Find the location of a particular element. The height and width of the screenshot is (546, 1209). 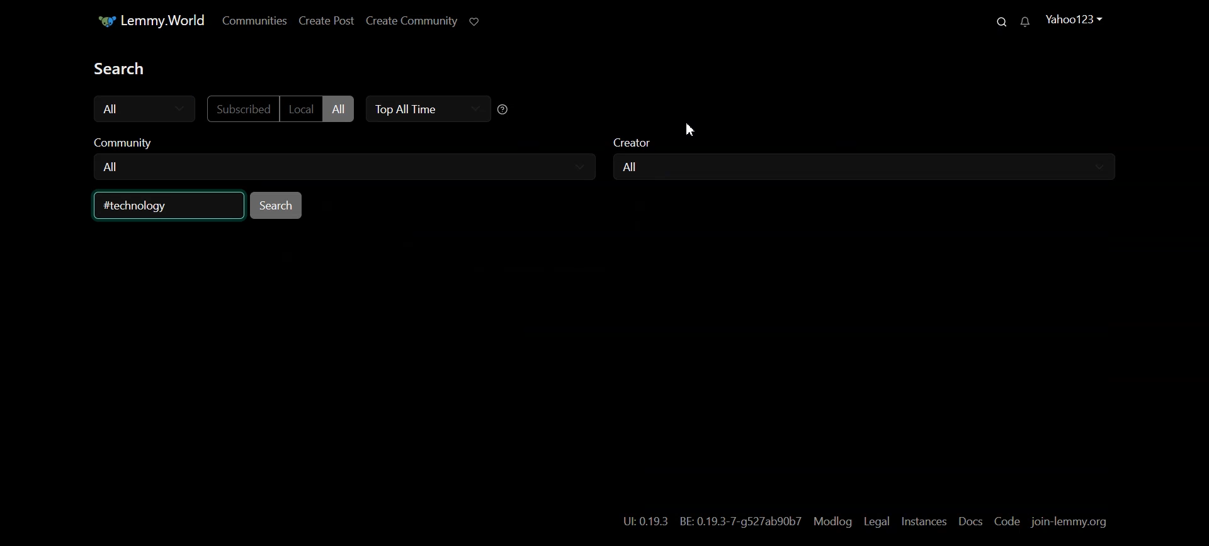

Top All Time is located at coordinates (425, 109).